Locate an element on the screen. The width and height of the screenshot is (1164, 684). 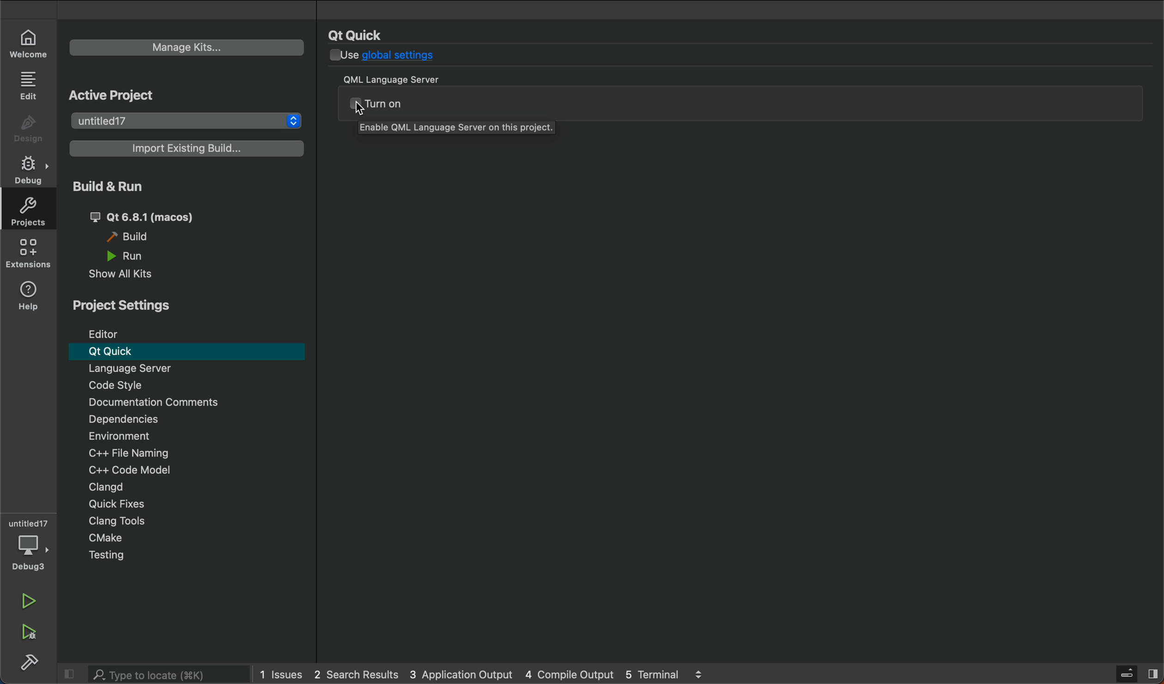
 is located at coordinates (189, 370).